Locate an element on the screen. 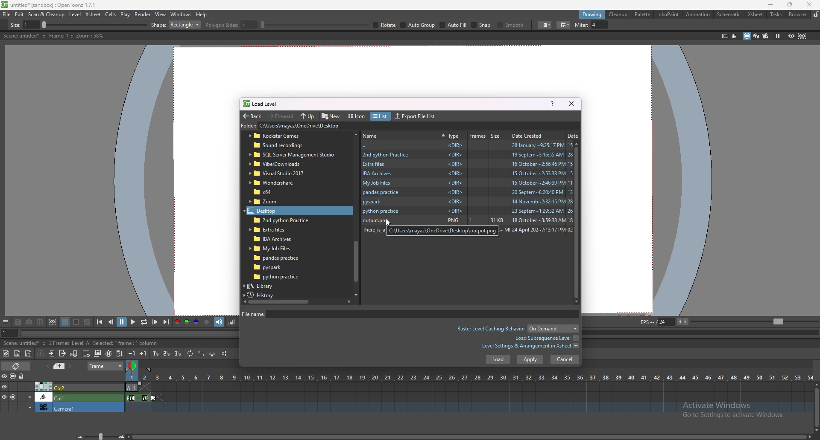 This screenshot has width=820, height=440. tasks is located at coordinates (776, 15).